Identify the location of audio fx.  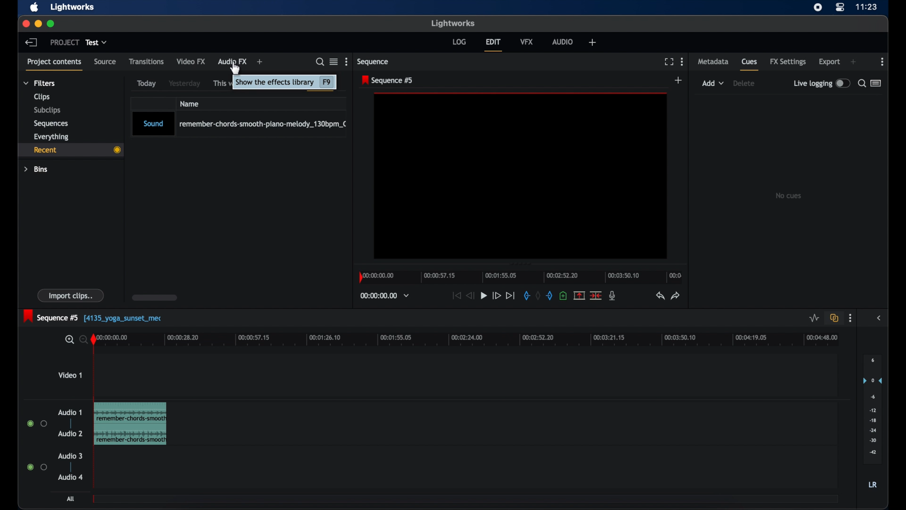
(232, 62).